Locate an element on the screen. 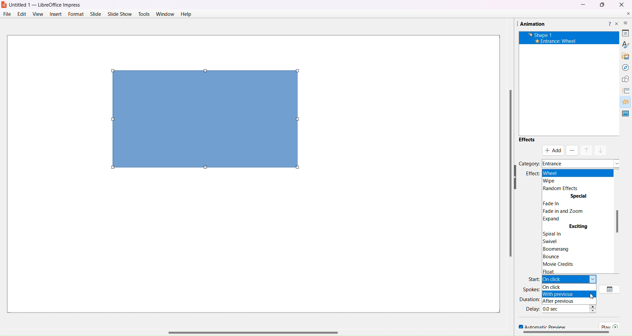 The height and width of the screenshot is (336, 632). 7x Shape 1
* Entrance: Wheel is located at coordinates (554, 39).